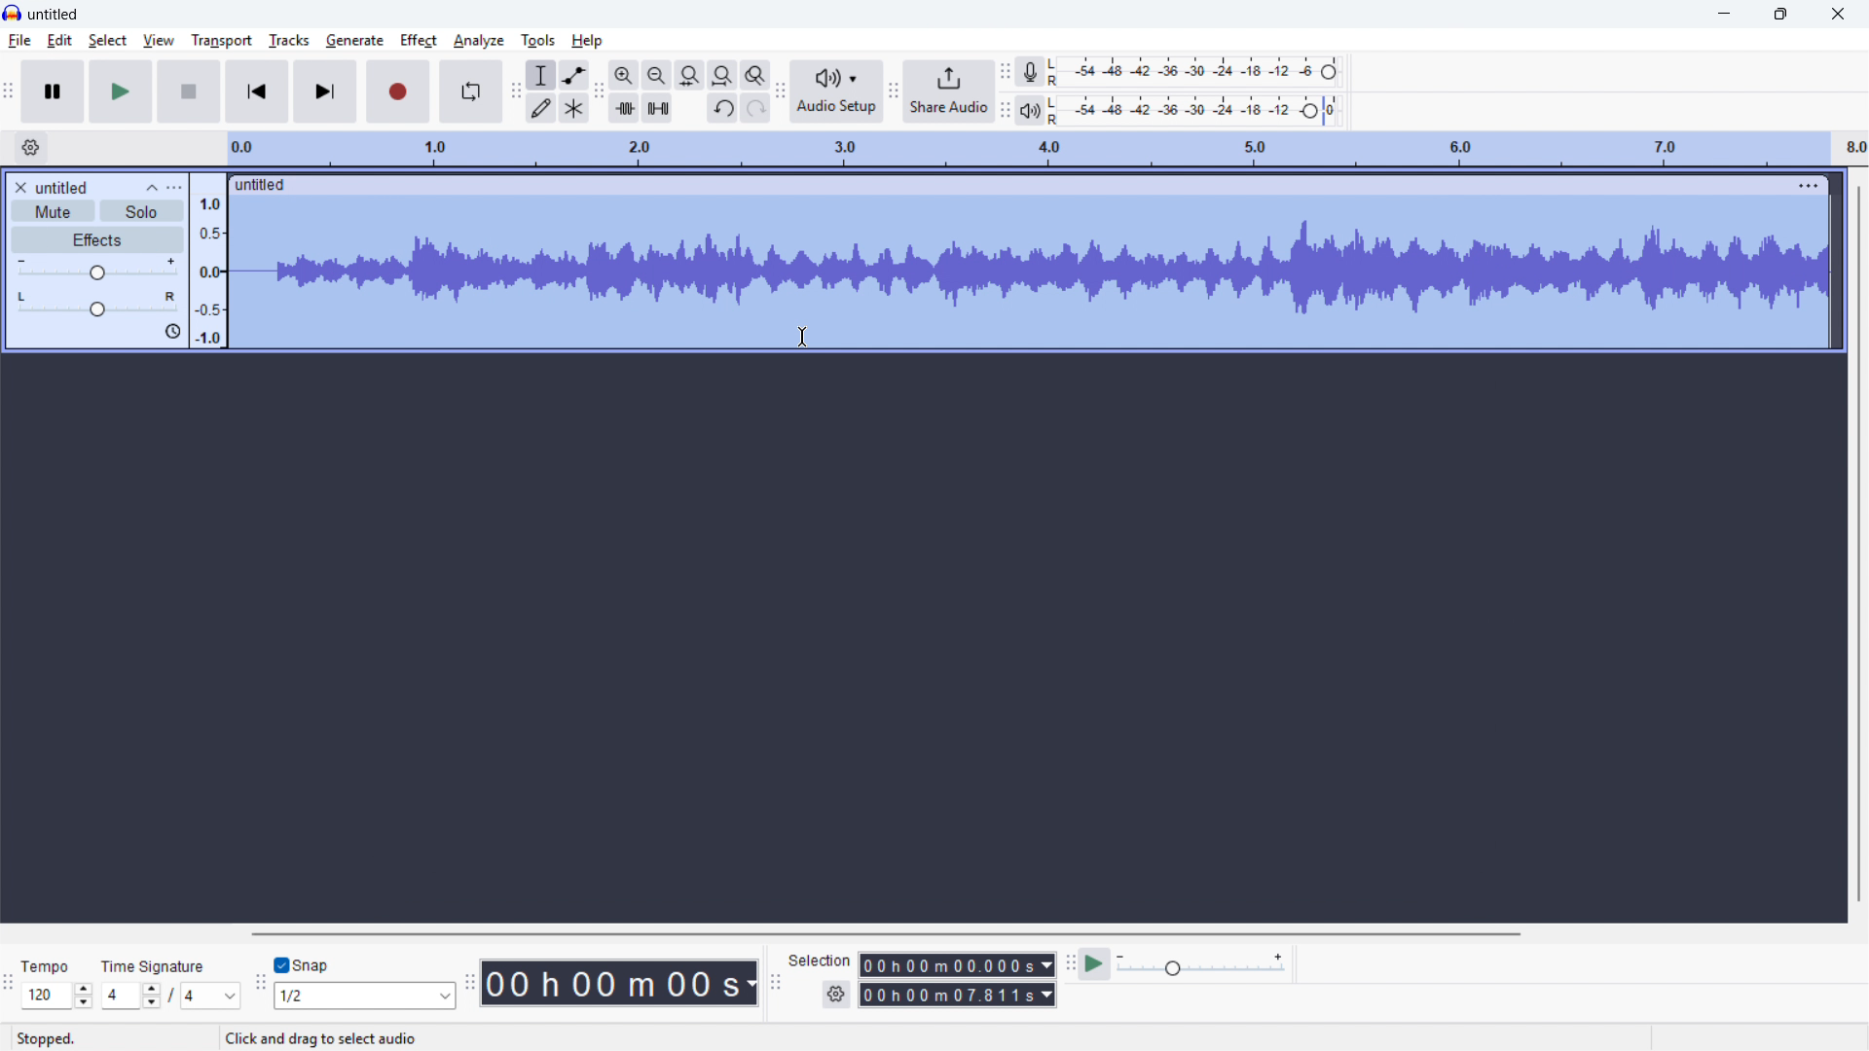  I want to click on mute, so click(54, 211).